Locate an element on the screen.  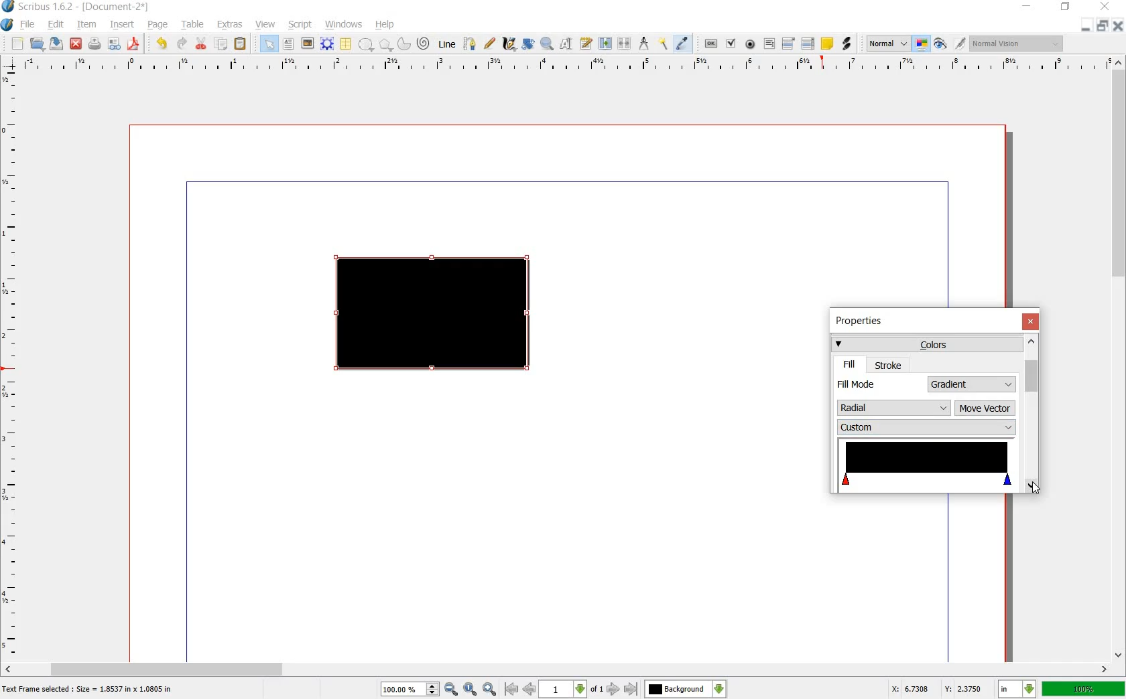
file is located at coordinates (29, 25).